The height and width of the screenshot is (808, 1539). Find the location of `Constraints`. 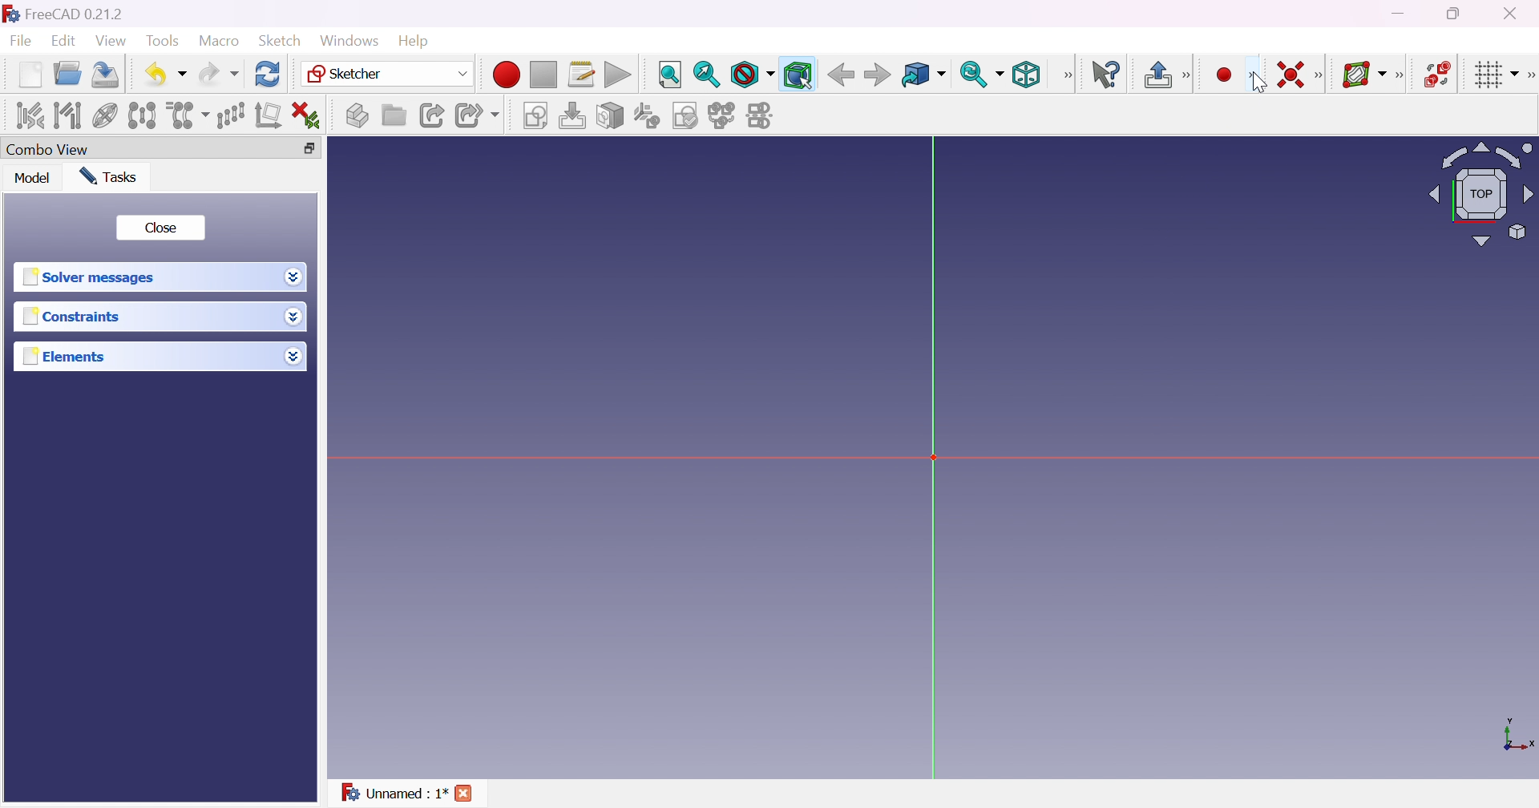

Constraints is located at coordinates (74, 316).